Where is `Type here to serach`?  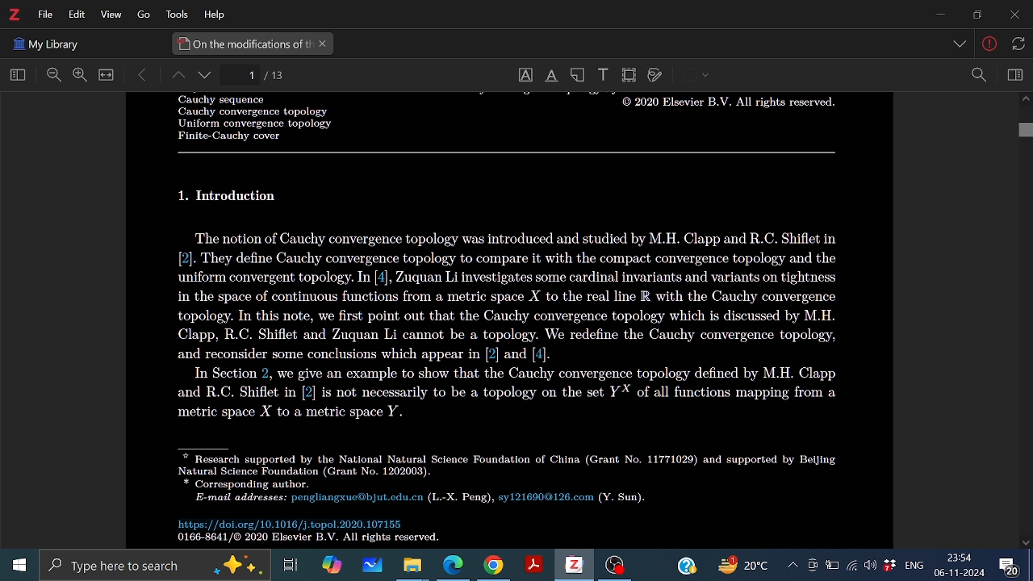
Type here to serach is located at coordinates (153, 566).